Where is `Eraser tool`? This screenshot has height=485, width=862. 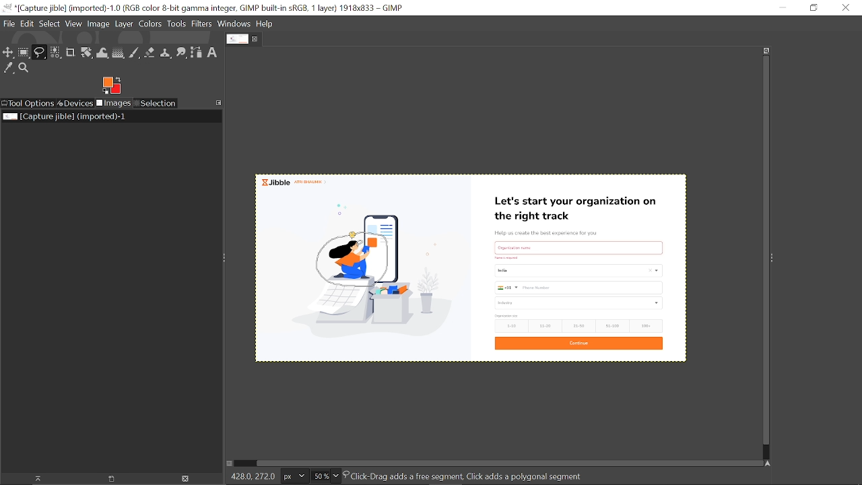 Eraser tool is located at coordinates (150, 53).